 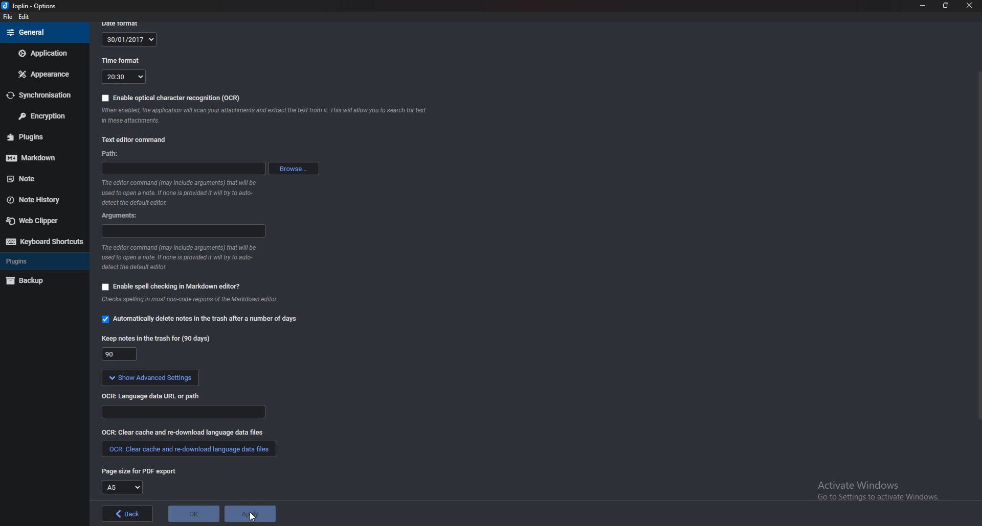 I want to click on Plugins, so click(x=38, y=137).